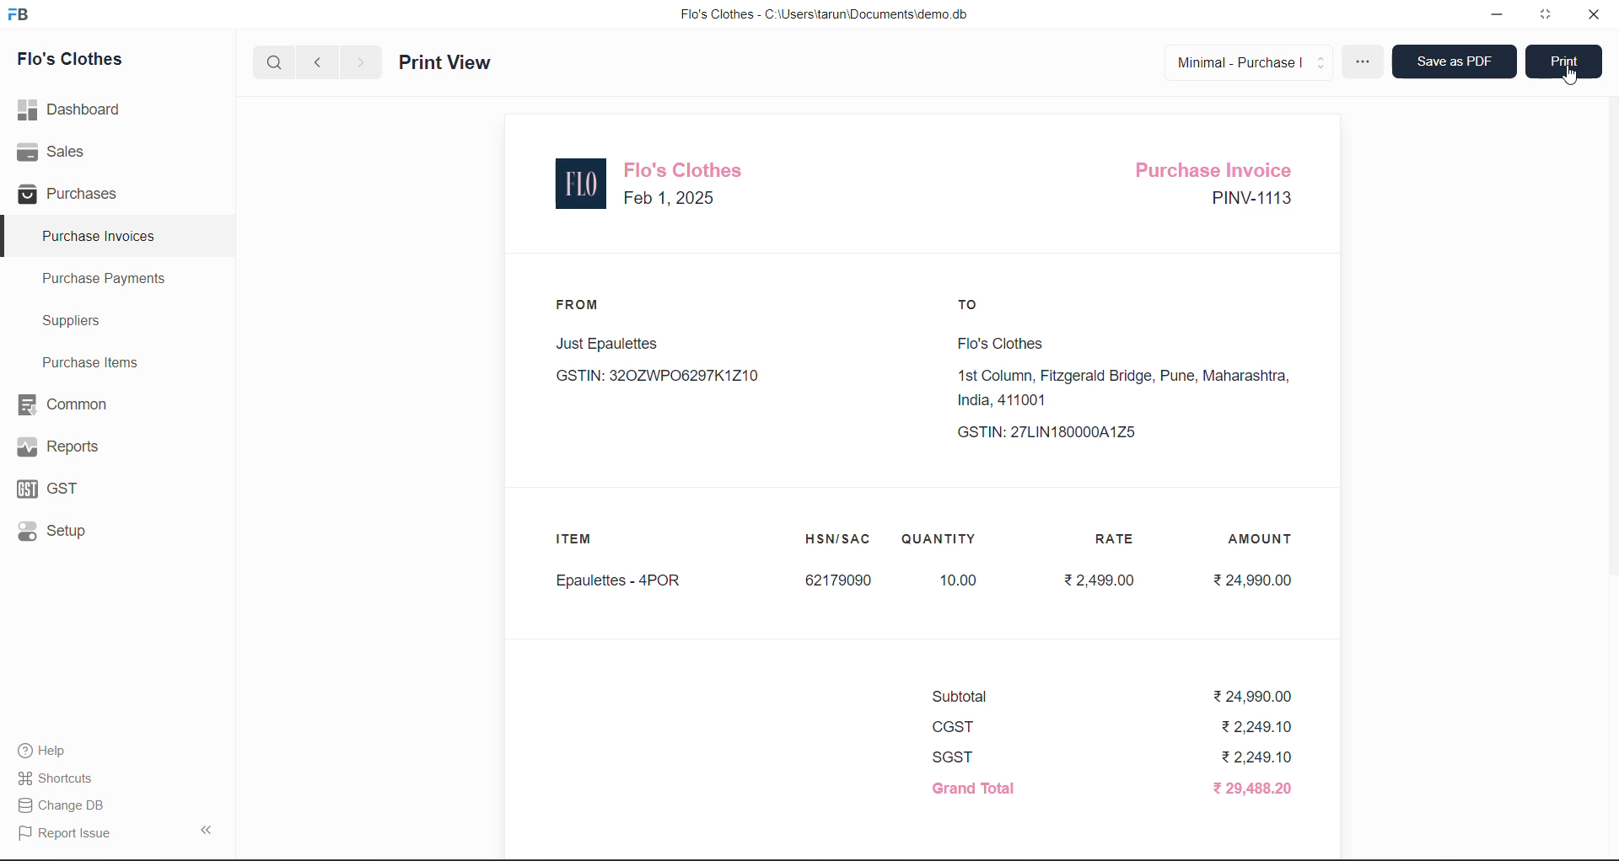 This screenshot has height=861, width=1619. I want to click on HSN/SAC, so click(841, 539).